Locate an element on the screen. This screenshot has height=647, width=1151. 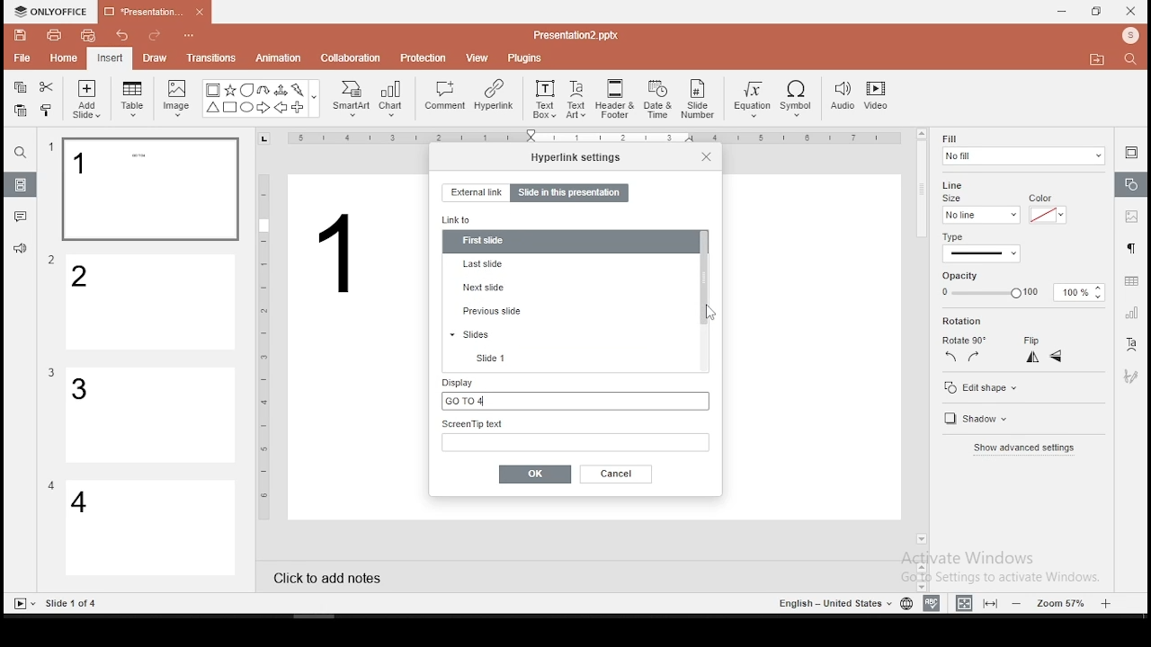
equation is located at coordinates (751, 100).